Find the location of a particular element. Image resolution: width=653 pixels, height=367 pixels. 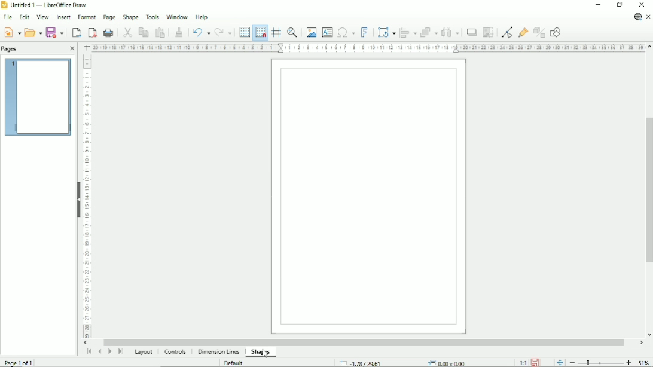

Help is located at coordinates (201, 17).